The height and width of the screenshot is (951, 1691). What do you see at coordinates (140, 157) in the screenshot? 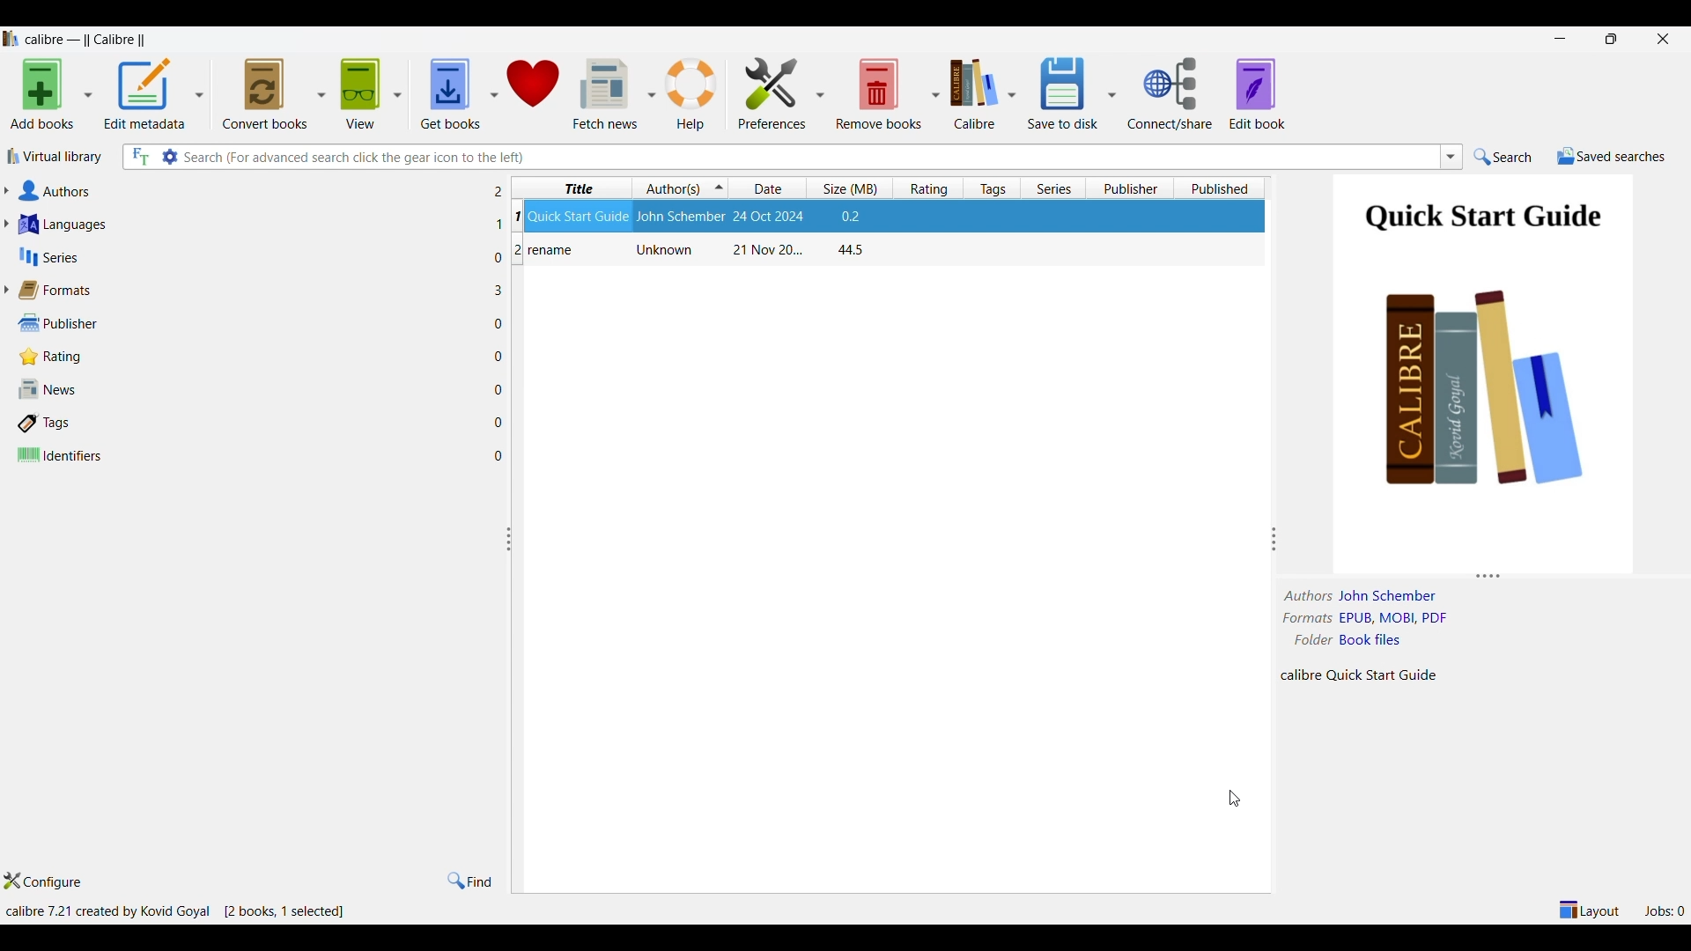
I see `Search all files` at bounding box center [140, 157].